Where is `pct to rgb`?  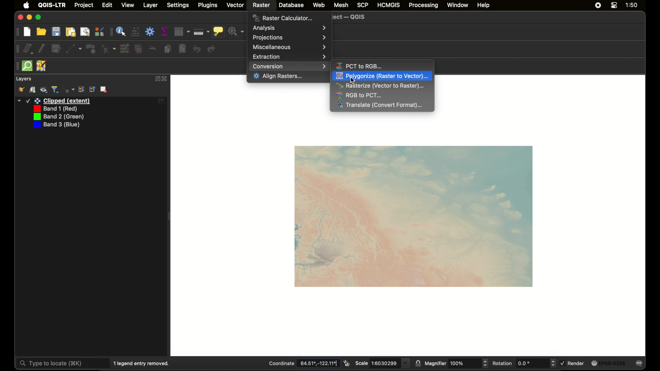
pct to rgb is located at coordinates (360, 66).